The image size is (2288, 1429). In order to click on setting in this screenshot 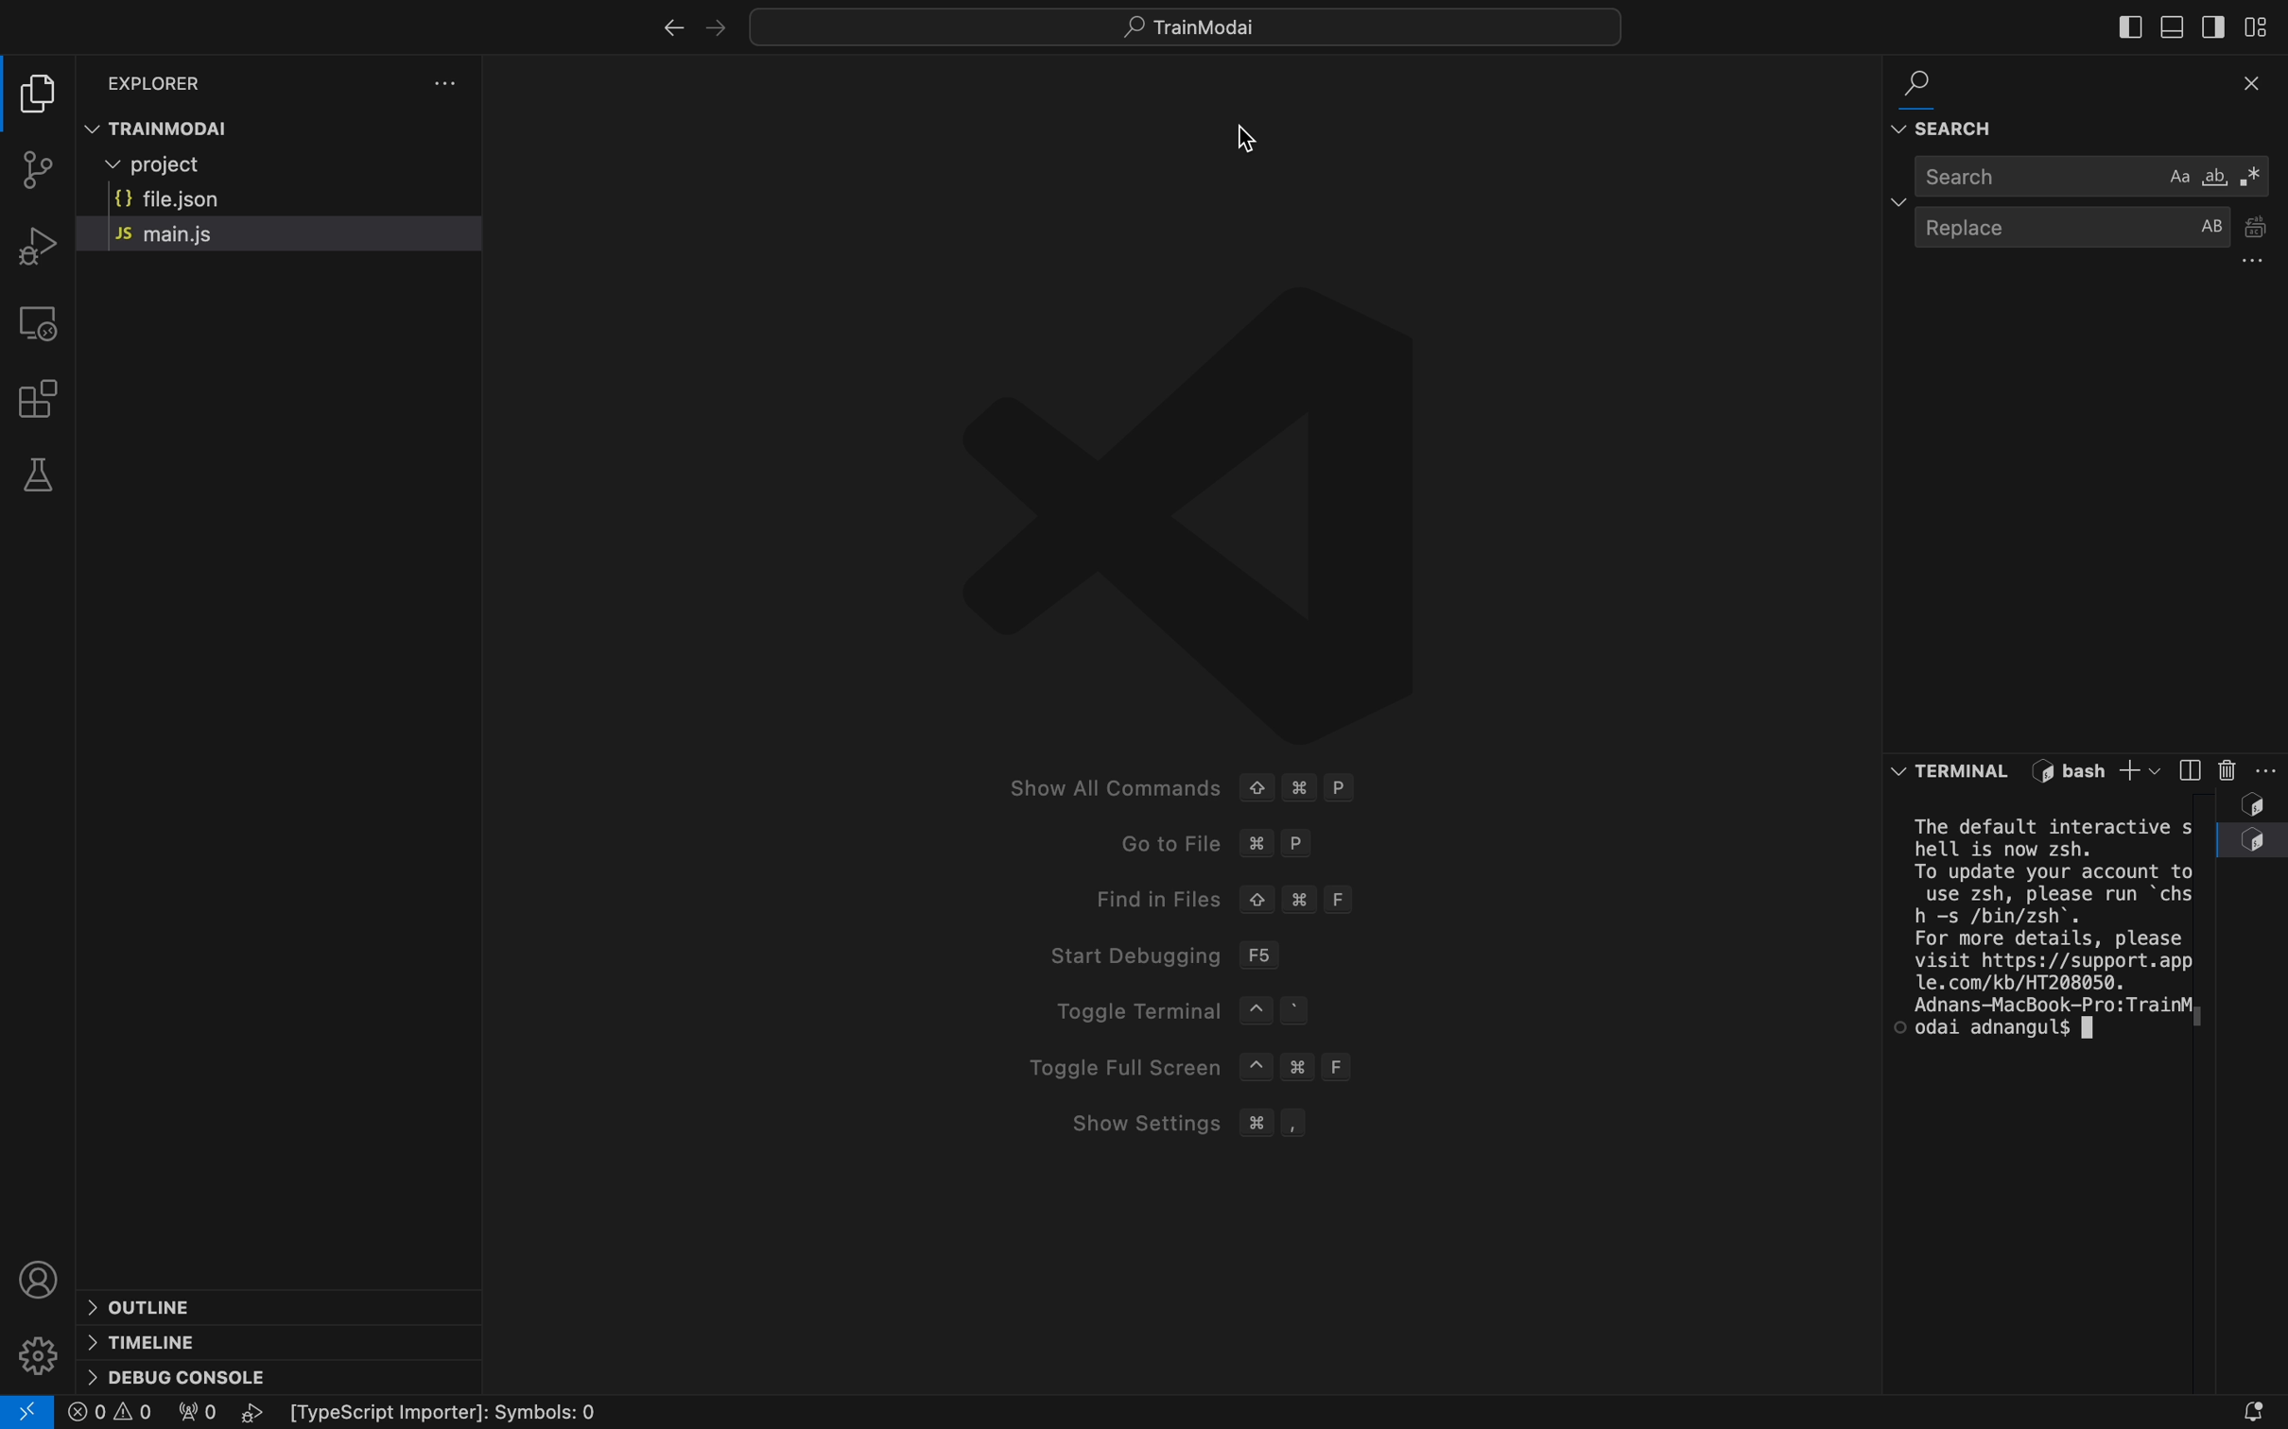, I will do `click(38, 1346)`.